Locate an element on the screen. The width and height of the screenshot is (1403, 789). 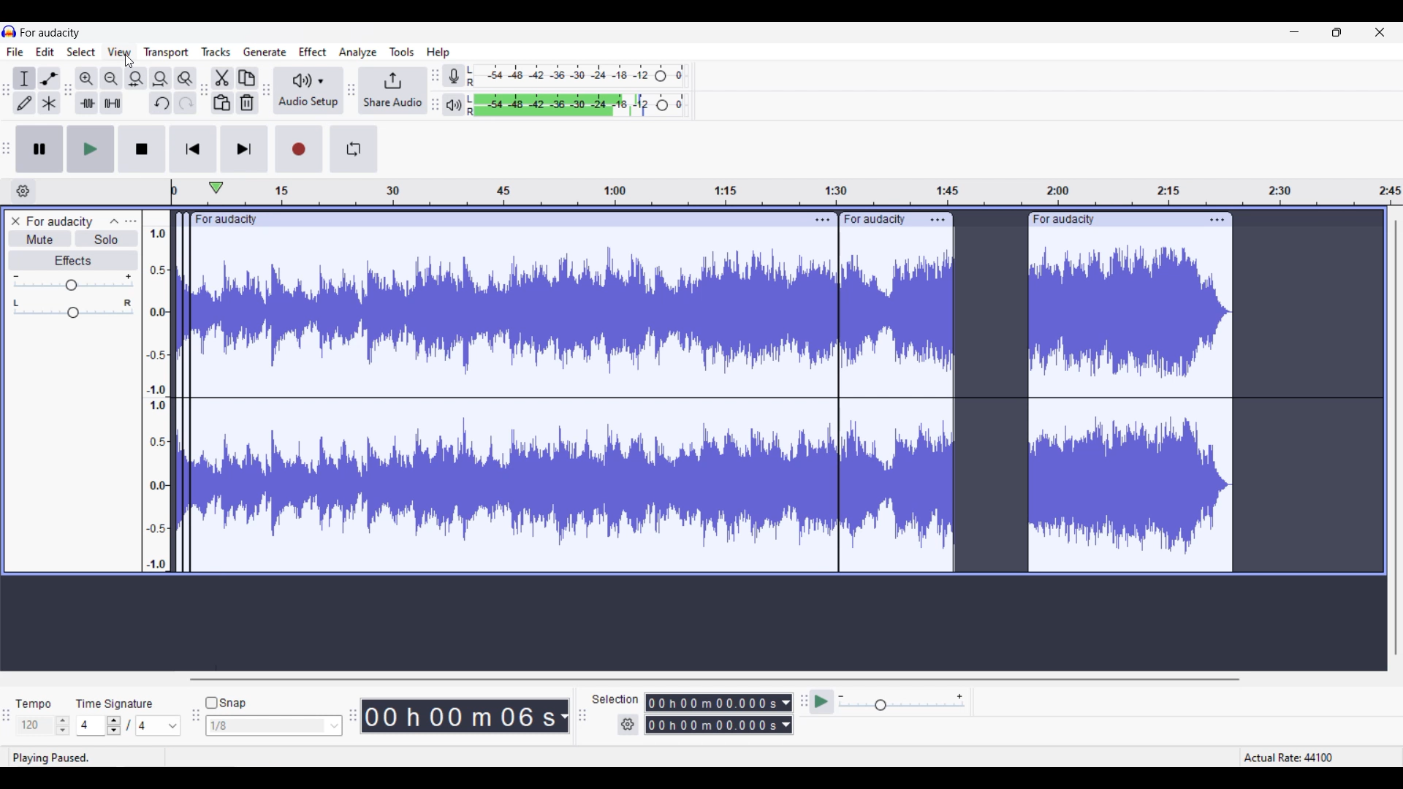
click to drag is located at coordinates (878, 217).